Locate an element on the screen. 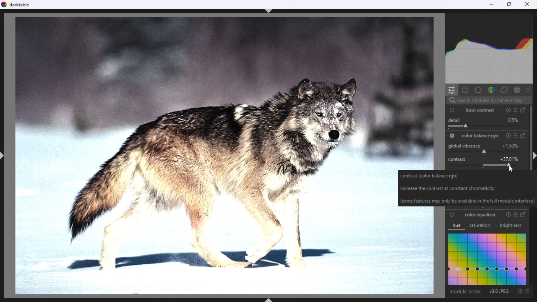 This screenshot has height=302, width=537. effect is located at coordinates (517, 89).